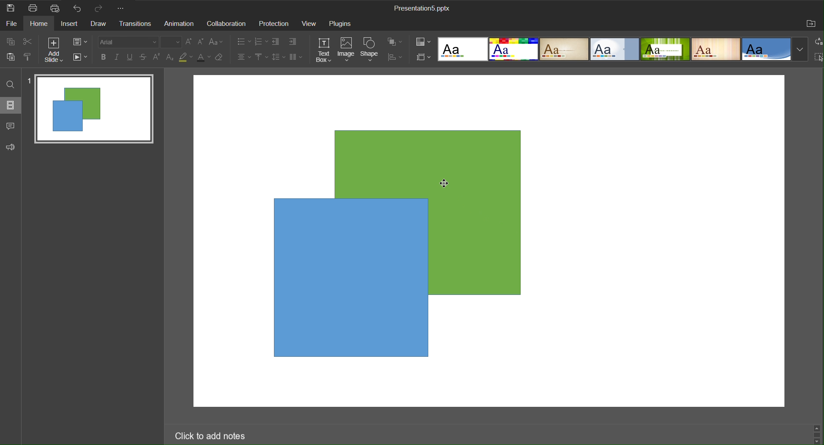  What do you see at coordinates (446, 184) in the screenshot?
I see `Cursor` at bounding box center [446, 184].